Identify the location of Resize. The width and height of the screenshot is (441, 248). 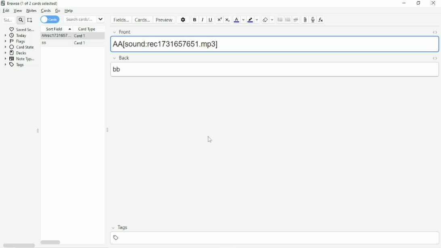
(38, 131).